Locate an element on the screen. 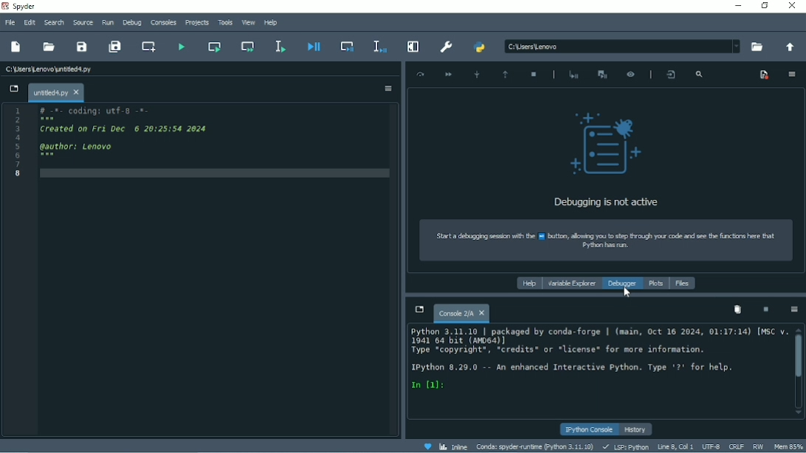 The height and width of the screenshot is (453, 806). CRLF is located at coordinates (736, 447).